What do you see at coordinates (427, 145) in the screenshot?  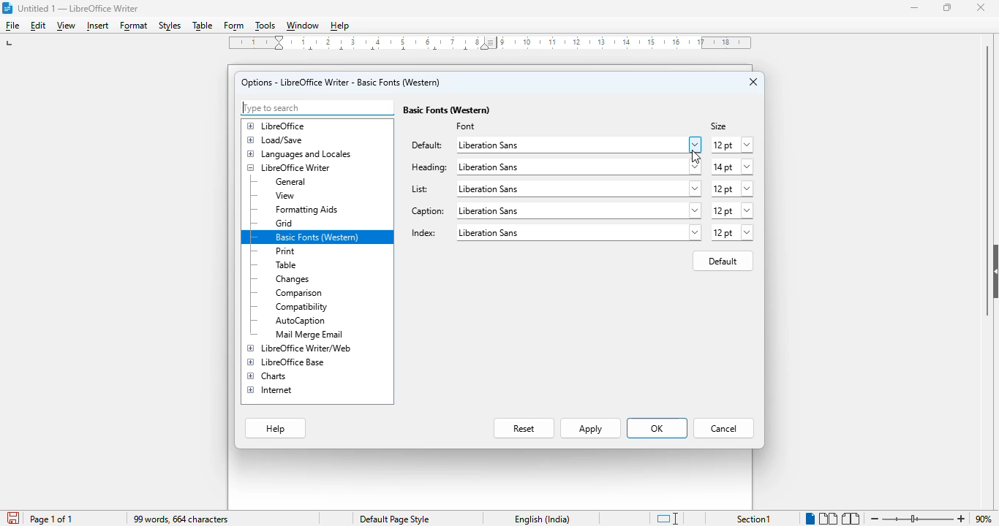 I see `default:` at bounding box center [427, 145].